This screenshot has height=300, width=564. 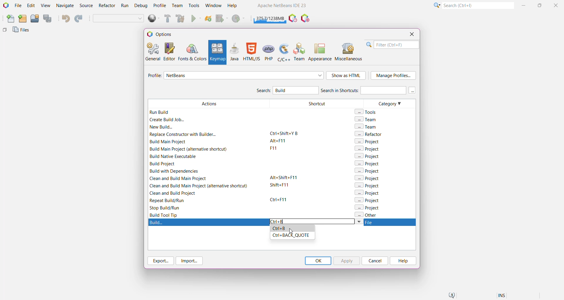 I want to click on Show as HTML, so click(x=346, y=76).